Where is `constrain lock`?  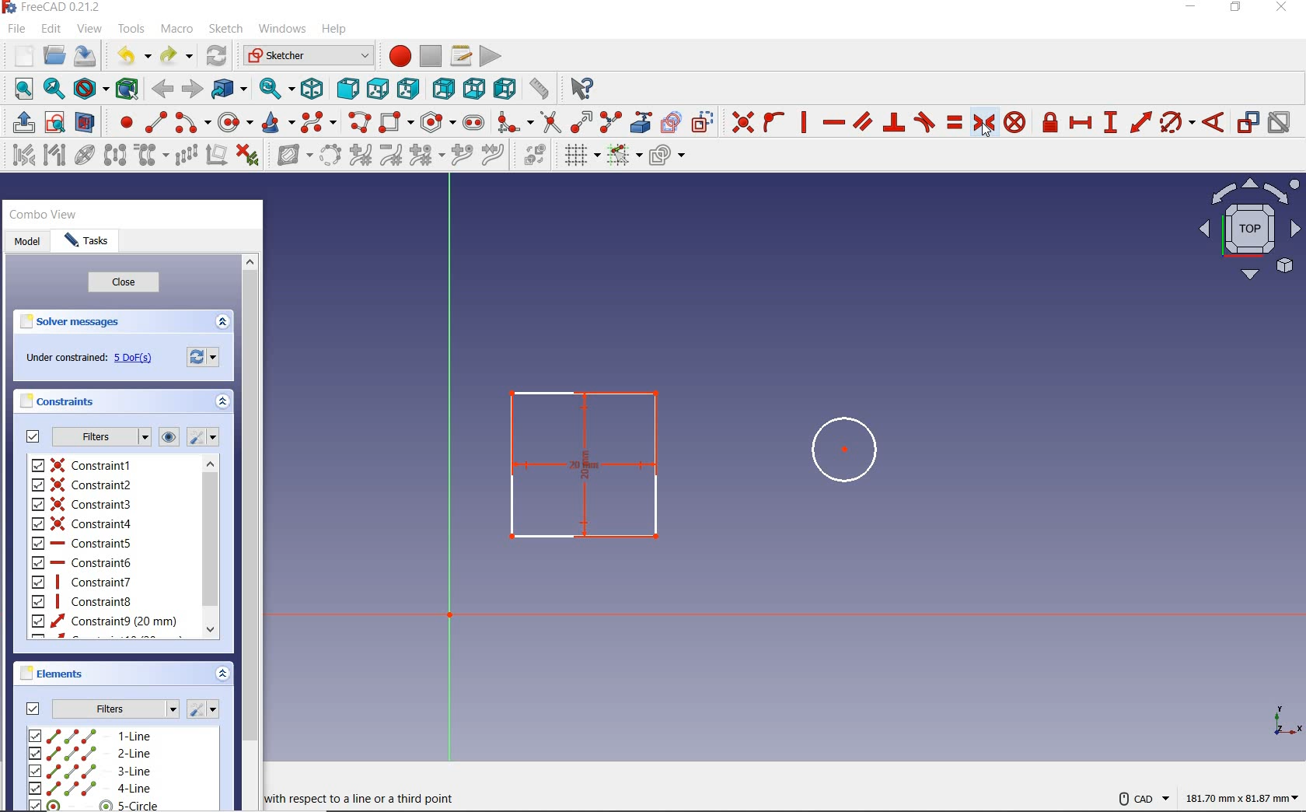 constrain lock is located at coordinates (1049, 122).